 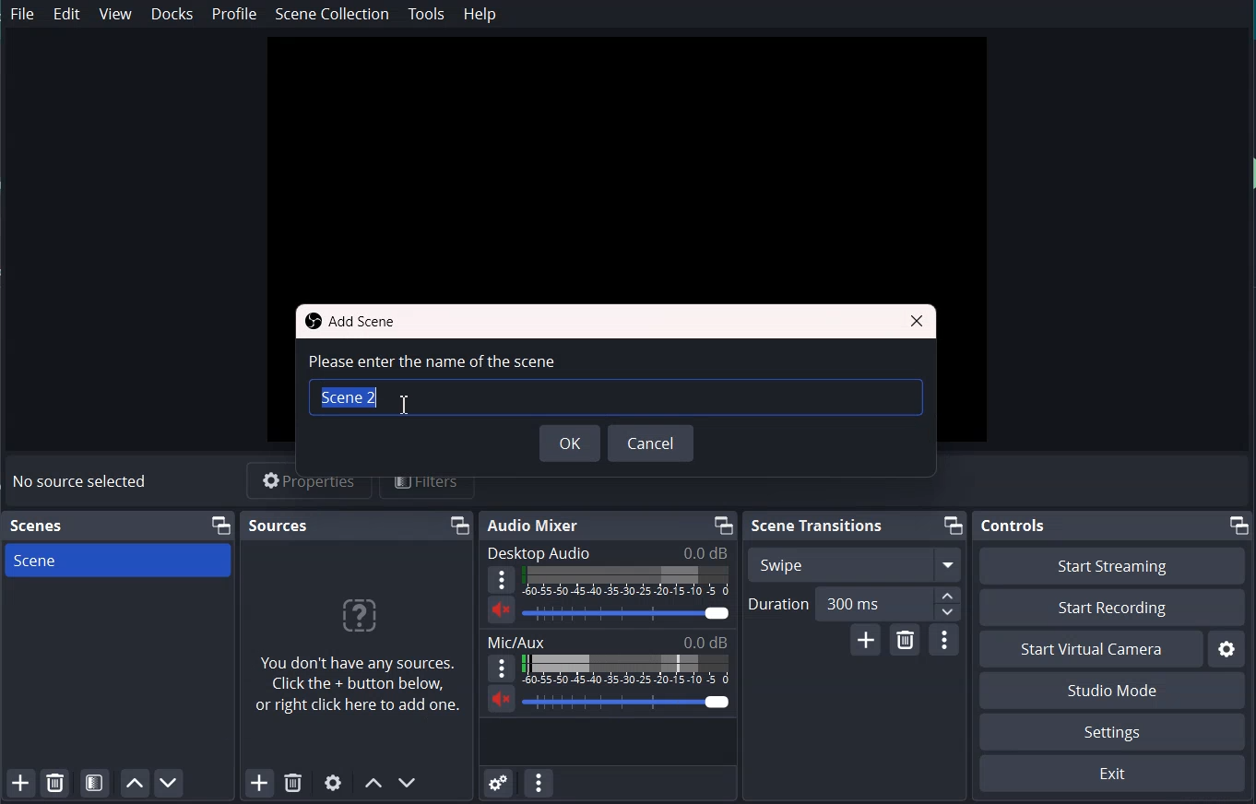 I want to click on Open Source Properties, so click(x=334, y=784).